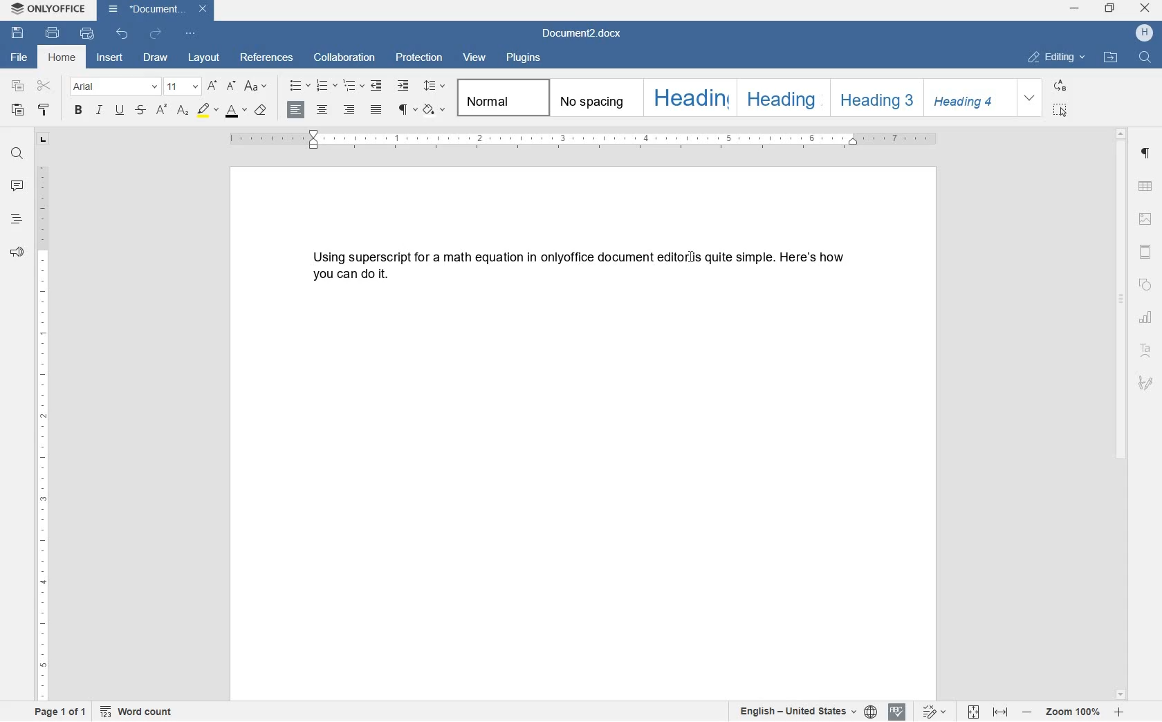 The image size is (1162, 722). I want to click on signature, so click(1146, 383).